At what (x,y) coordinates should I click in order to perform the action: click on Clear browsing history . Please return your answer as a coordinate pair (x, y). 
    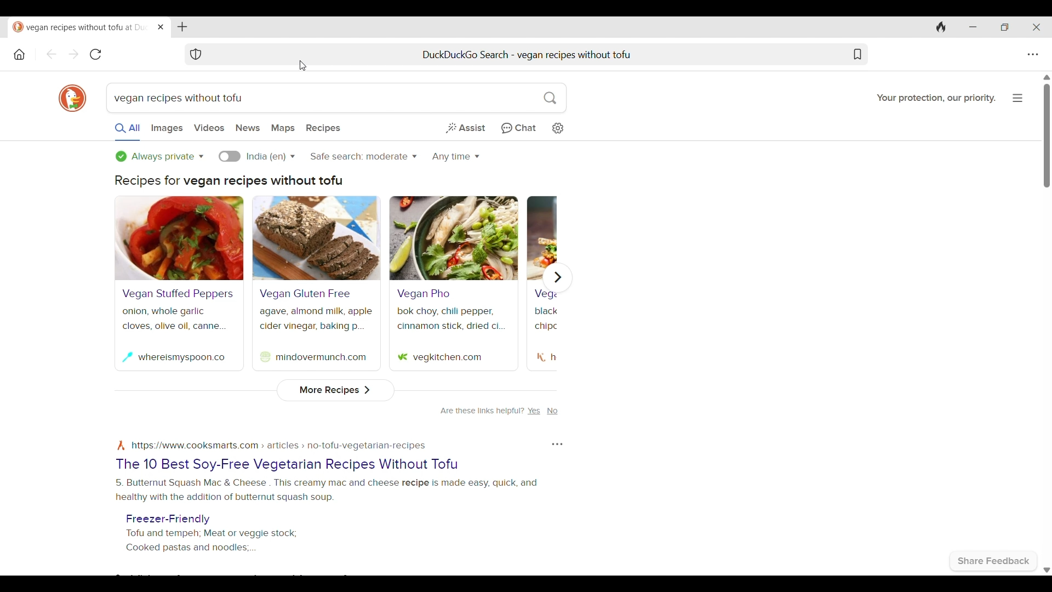
    Looking at the image, I should click on (941, 27).